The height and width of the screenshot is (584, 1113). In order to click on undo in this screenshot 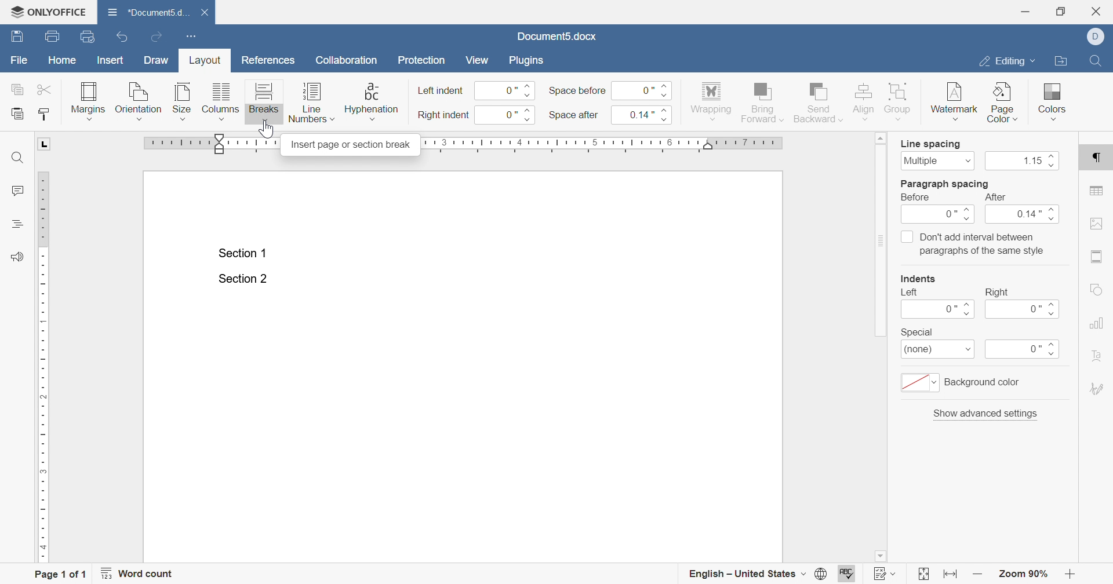, I will do `click(121, 36)`.